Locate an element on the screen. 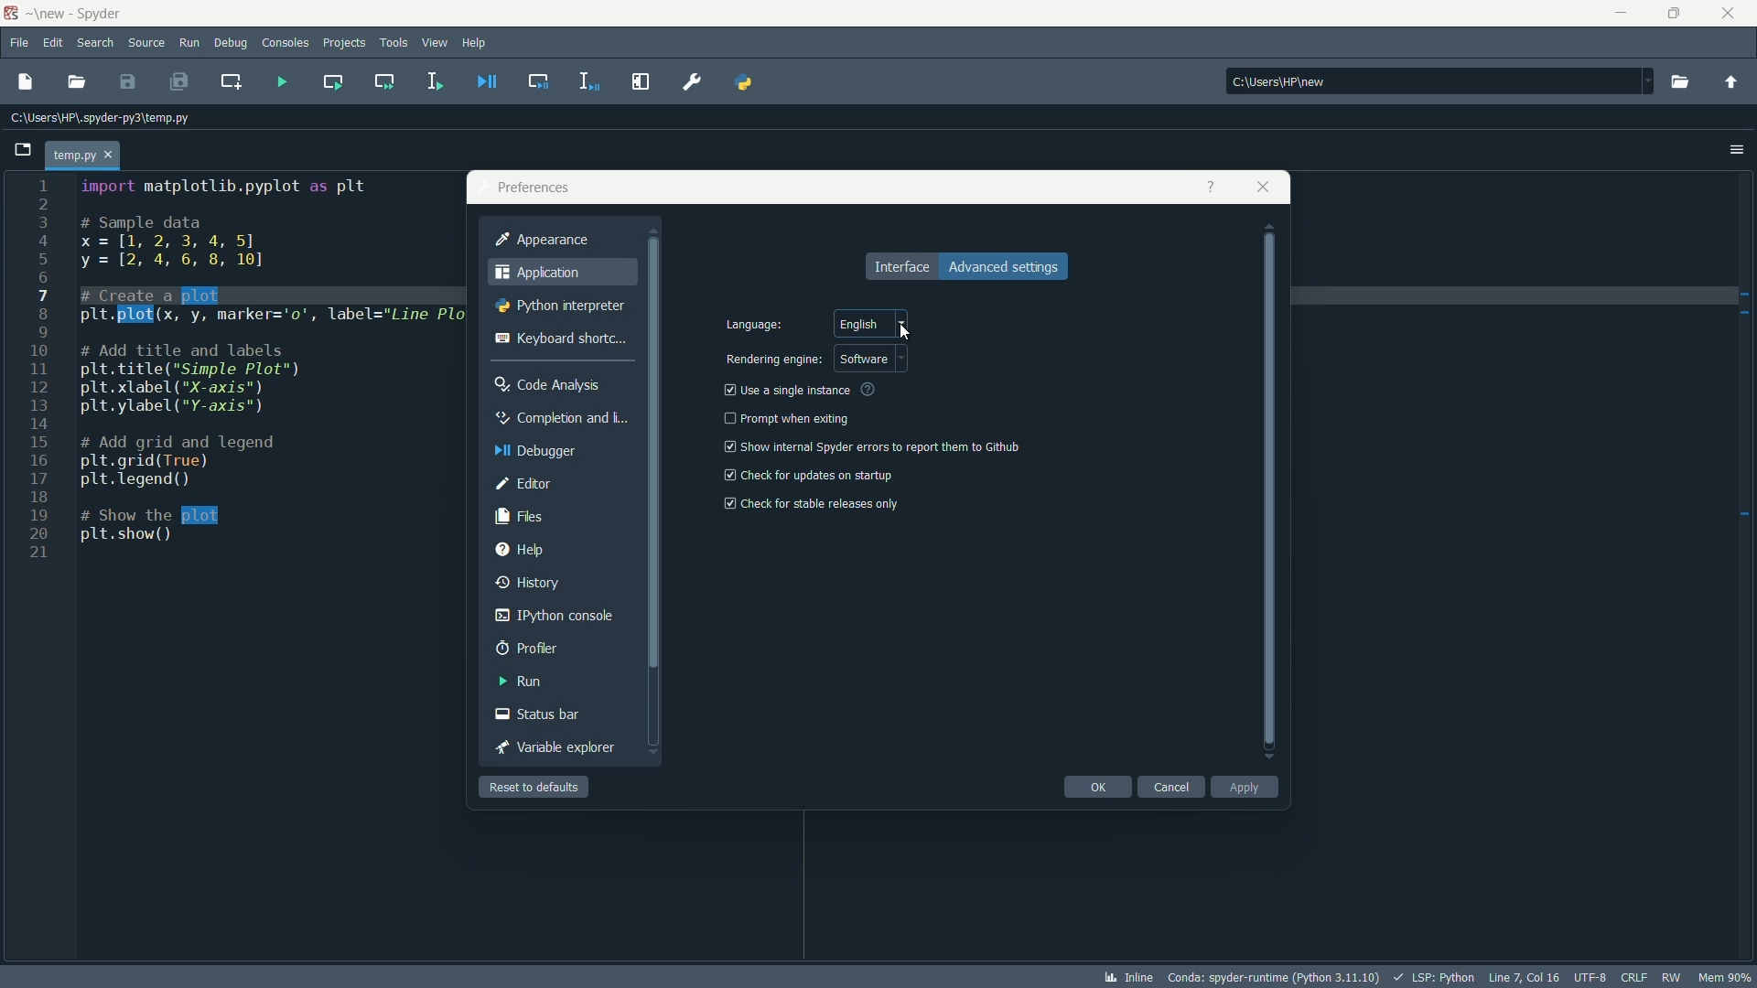 The width and height of the screenshot is (1757, 988). prompt when exiting is located at coordinates (795, 418).